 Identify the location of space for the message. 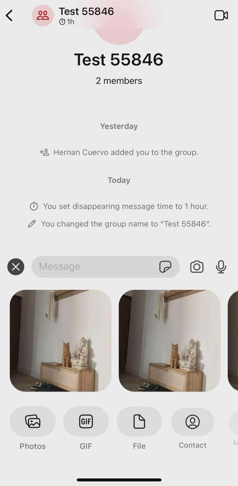
(95, 265).